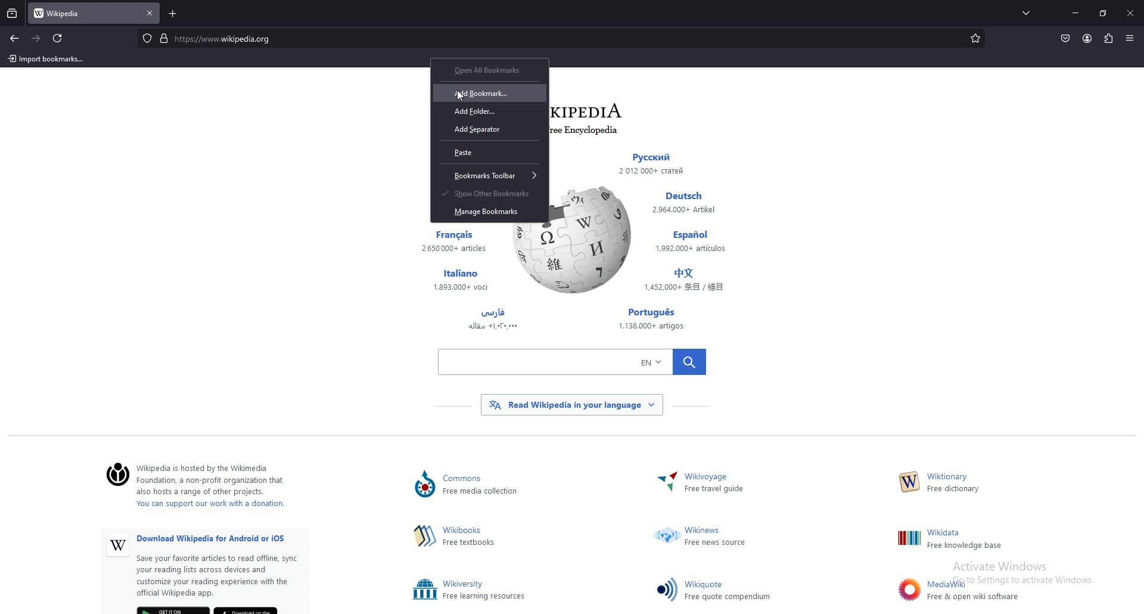 The image size is (1144, 614). Describe the element at coordinates (58, 39) in the screenshot. I see `refresh` at that location.